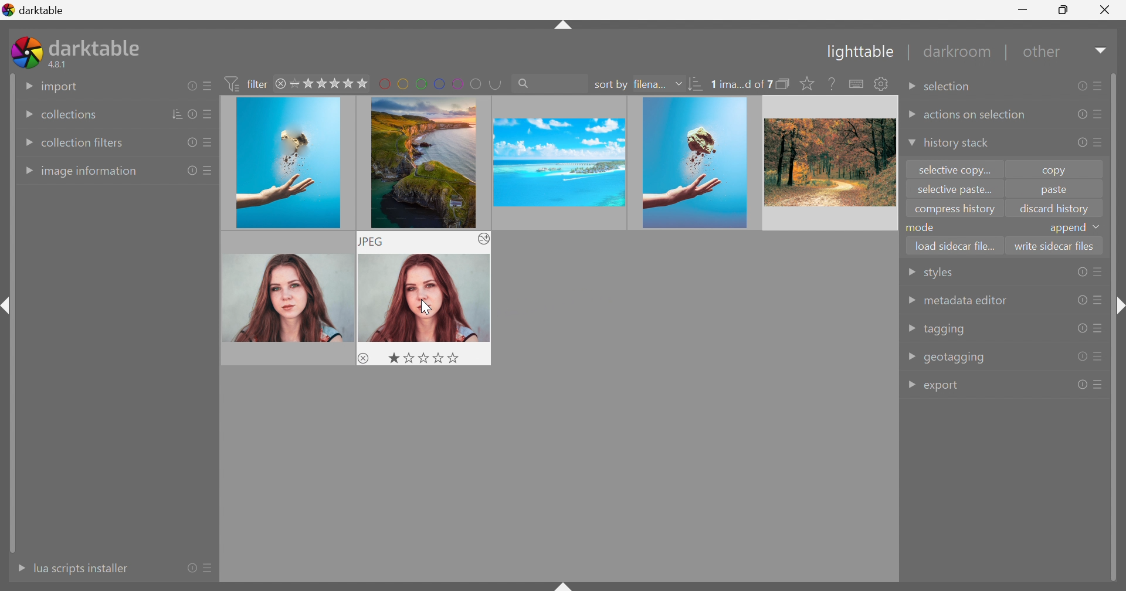 Image resolution: width=1126 pixels, height=591 pixels. Describe the element at coordinates (178, 114) in the screenshot. I see `sort` at that location.